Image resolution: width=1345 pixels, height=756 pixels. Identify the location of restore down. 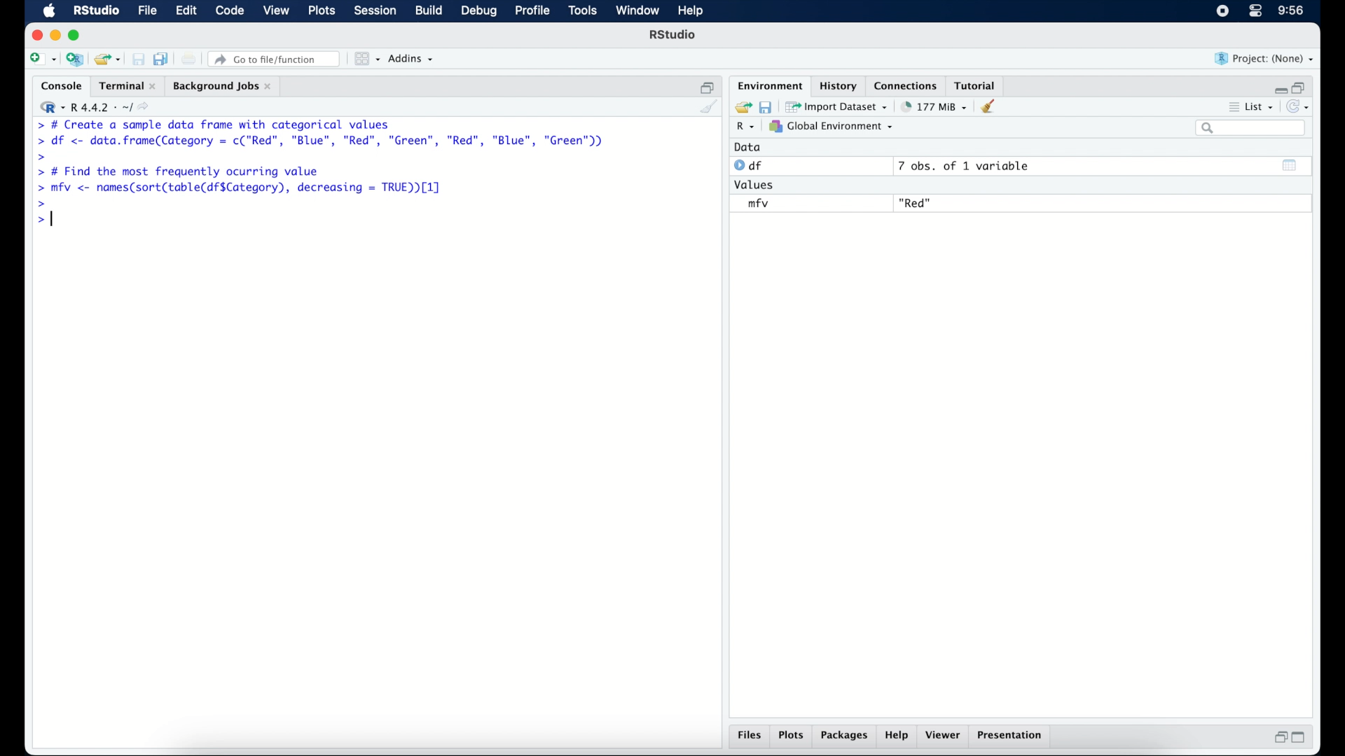
(1278, 737).